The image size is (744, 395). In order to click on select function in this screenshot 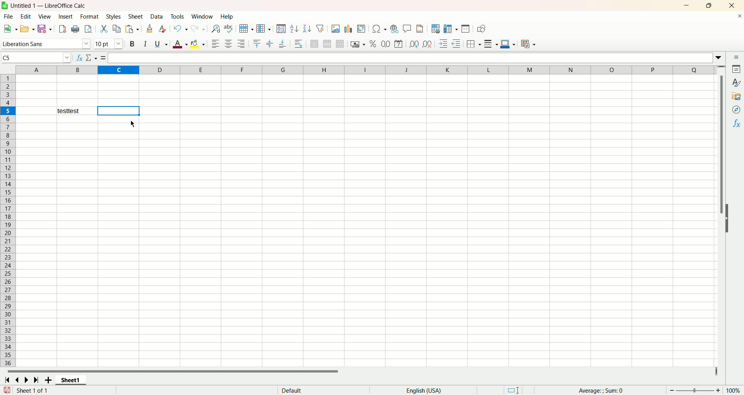, I will do `click(92, 58)`.